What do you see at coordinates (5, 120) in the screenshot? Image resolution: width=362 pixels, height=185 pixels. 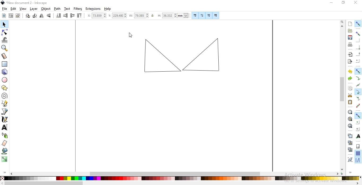 I see `draw calligraphic or brush strokes` at bounding box center [5, 120].